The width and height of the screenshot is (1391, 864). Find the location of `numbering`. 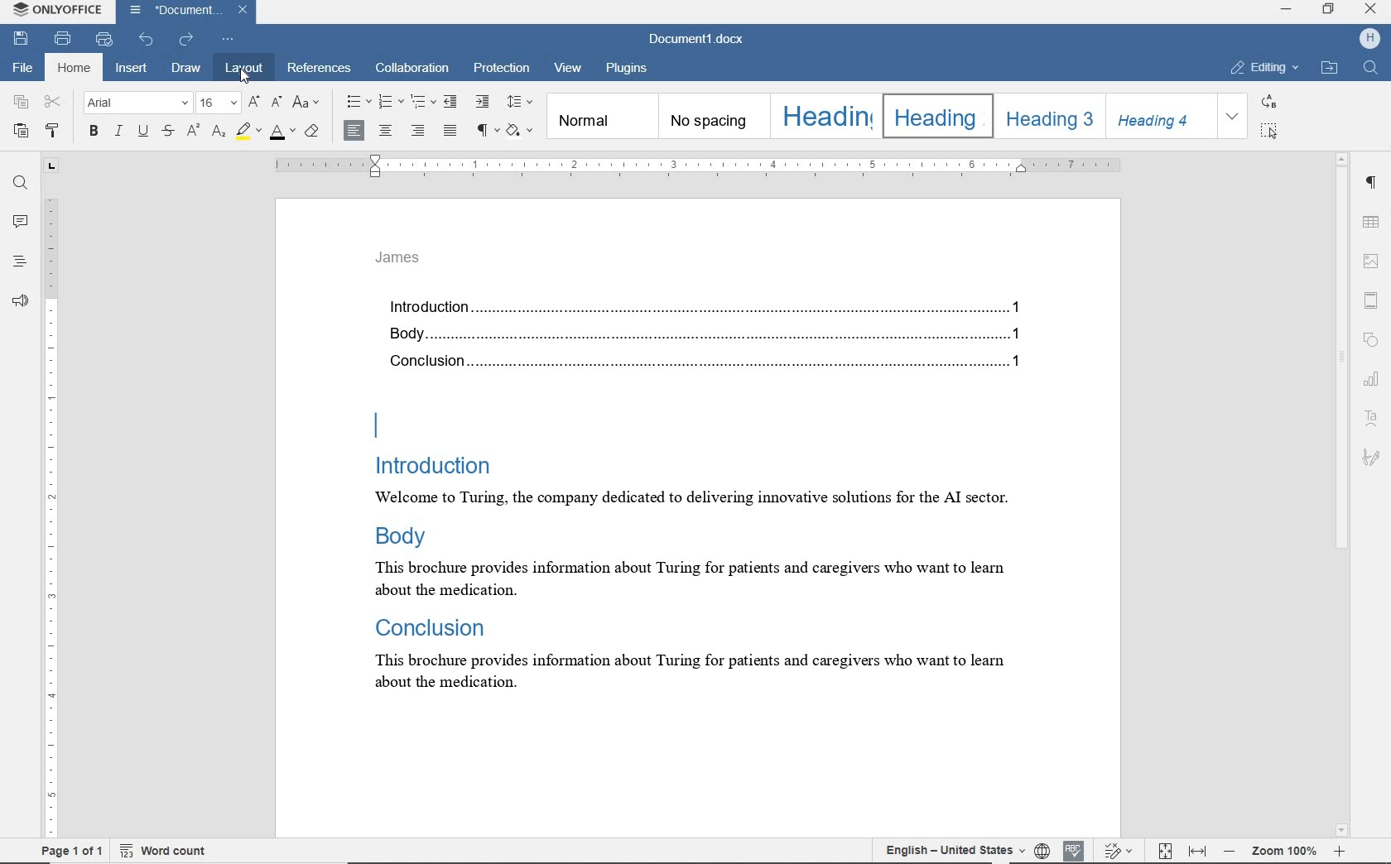

numbering is located at coordinates (390, 103).